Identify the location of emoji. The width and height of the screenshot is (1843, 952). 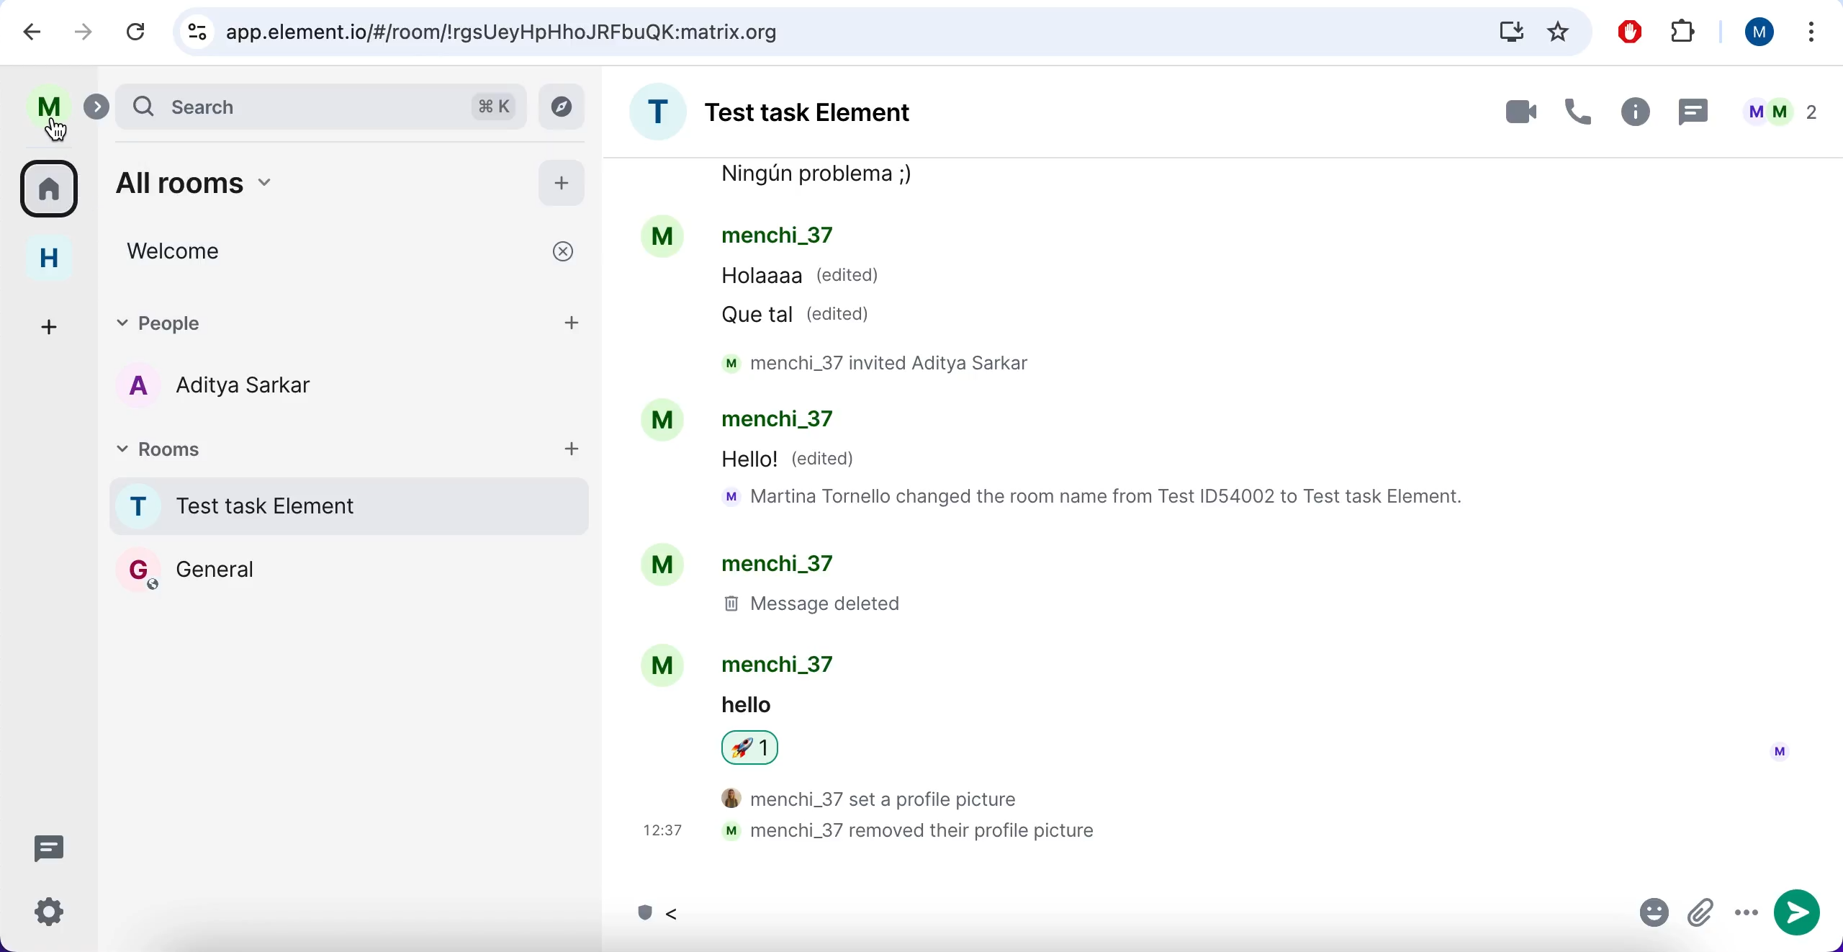
(1649, 916).